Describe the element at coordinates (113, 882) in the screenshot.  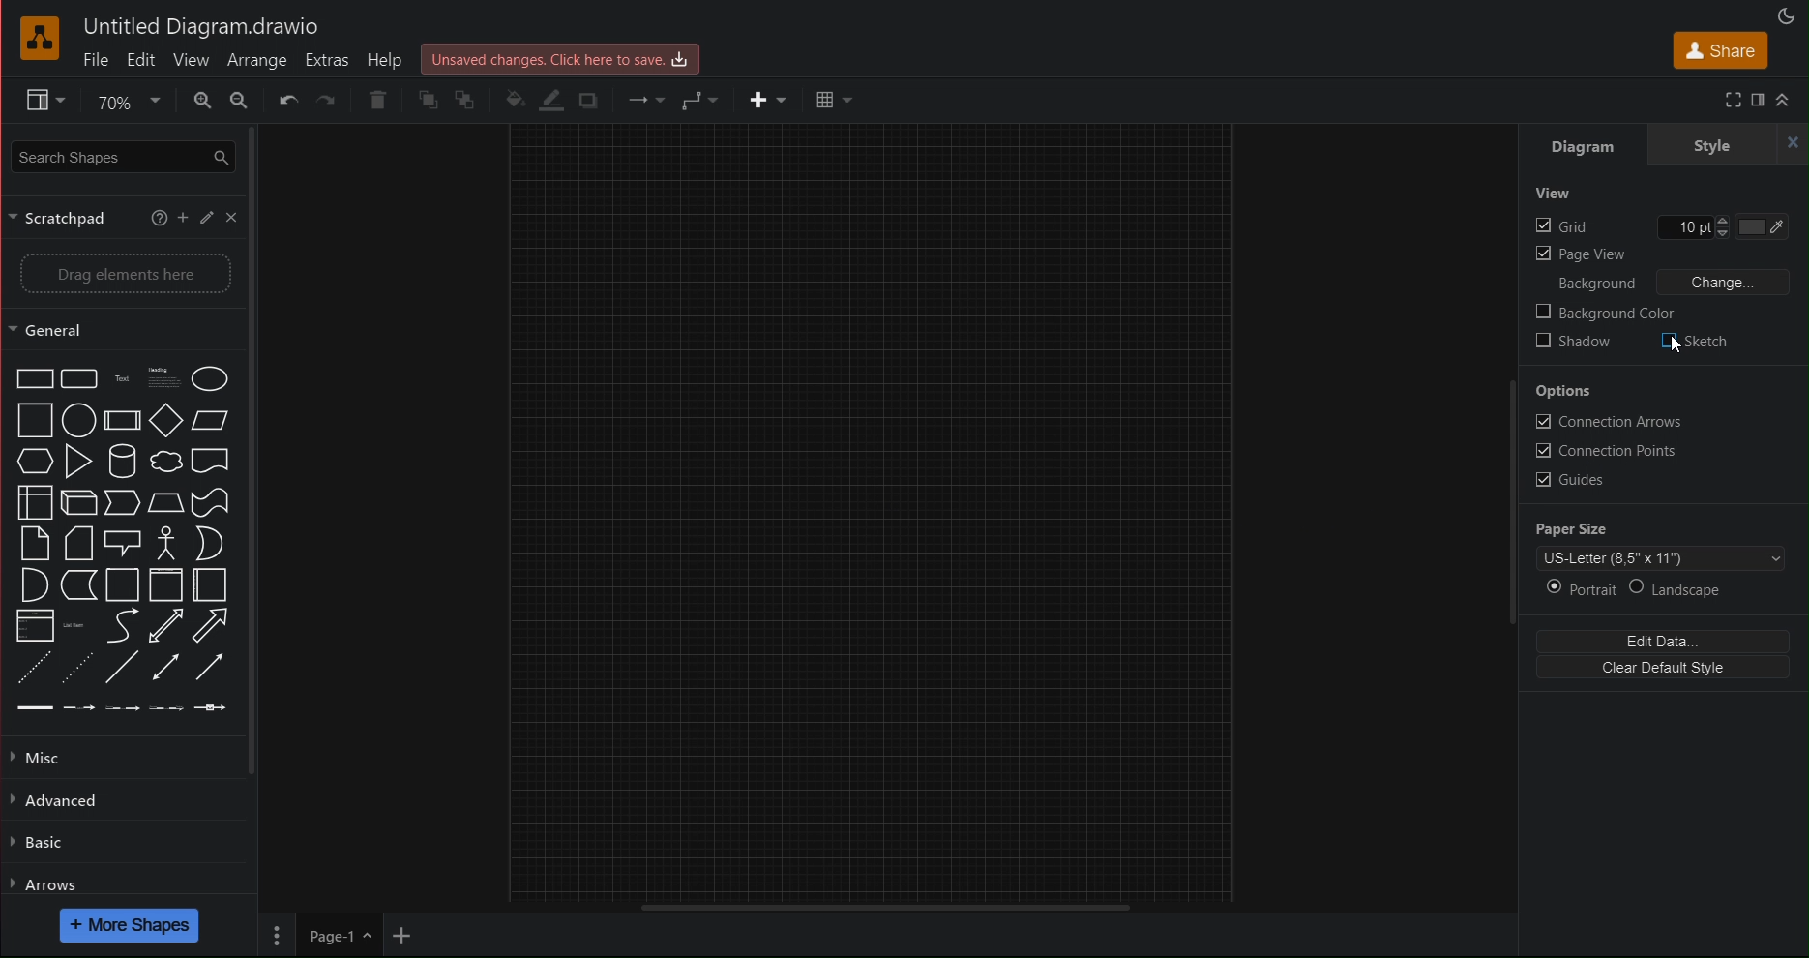
I see `Arrows` at that location.